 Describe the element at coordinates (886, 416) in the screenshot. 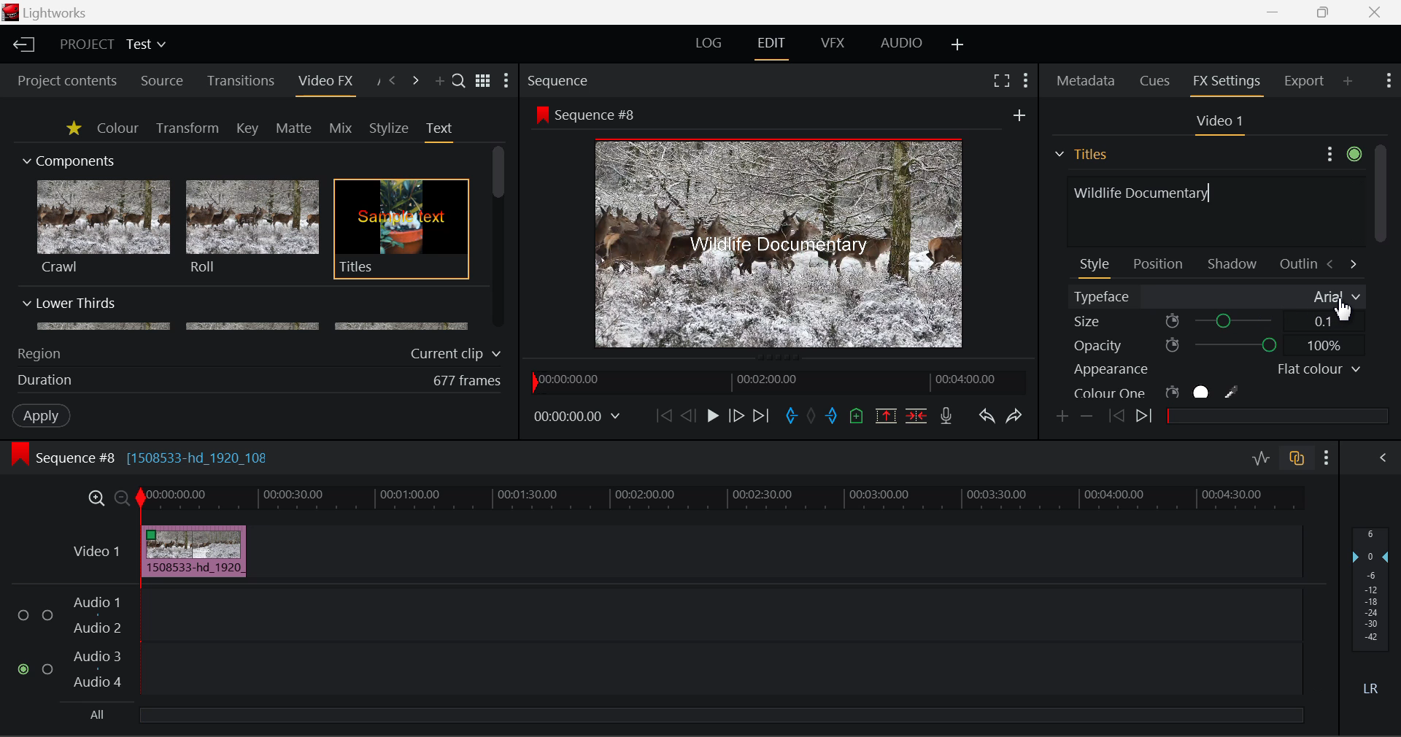

I see `Remove Marked Section` at that location.